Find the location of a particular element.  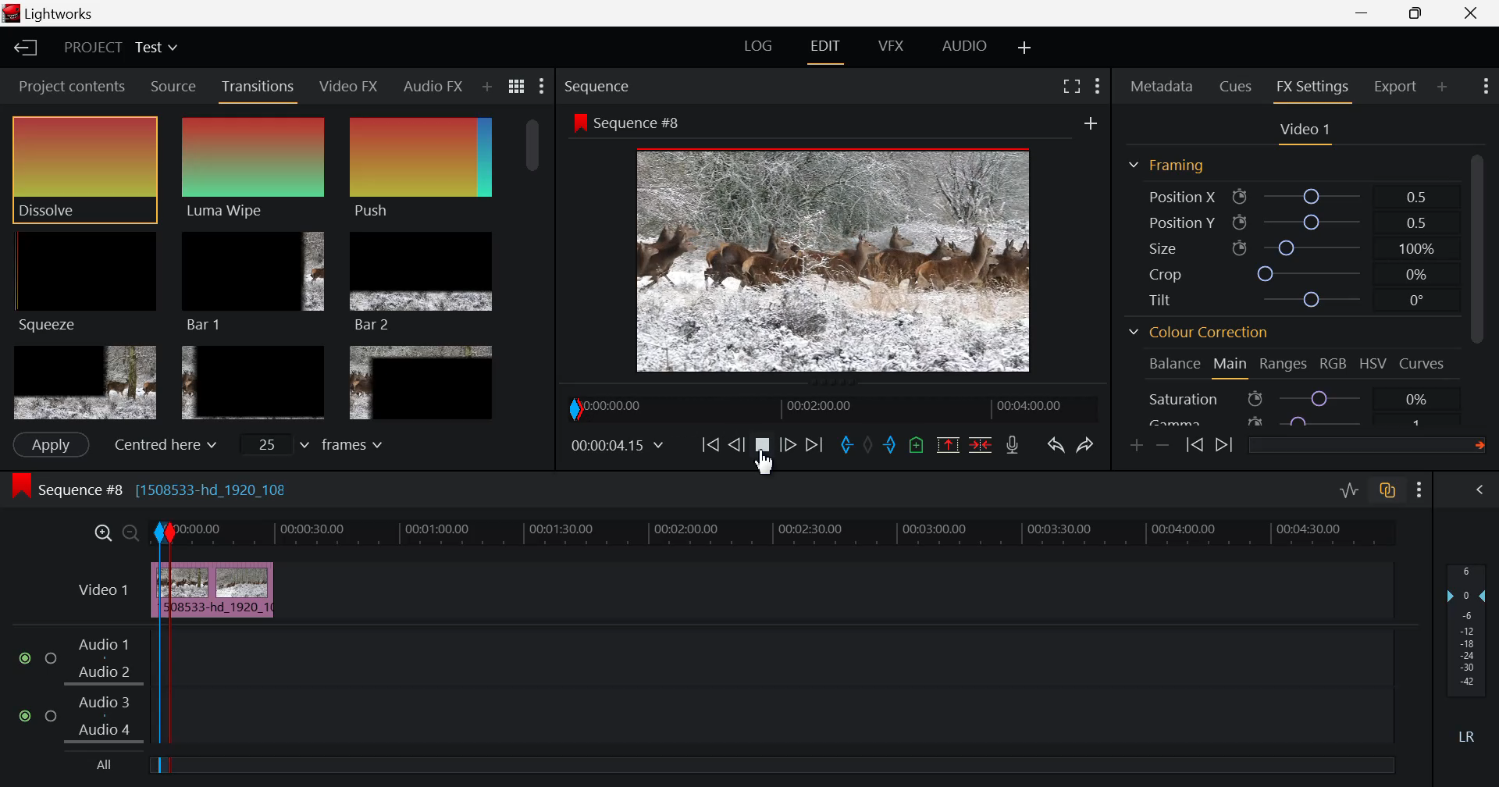

Export is located at coordinates (1397, 87).